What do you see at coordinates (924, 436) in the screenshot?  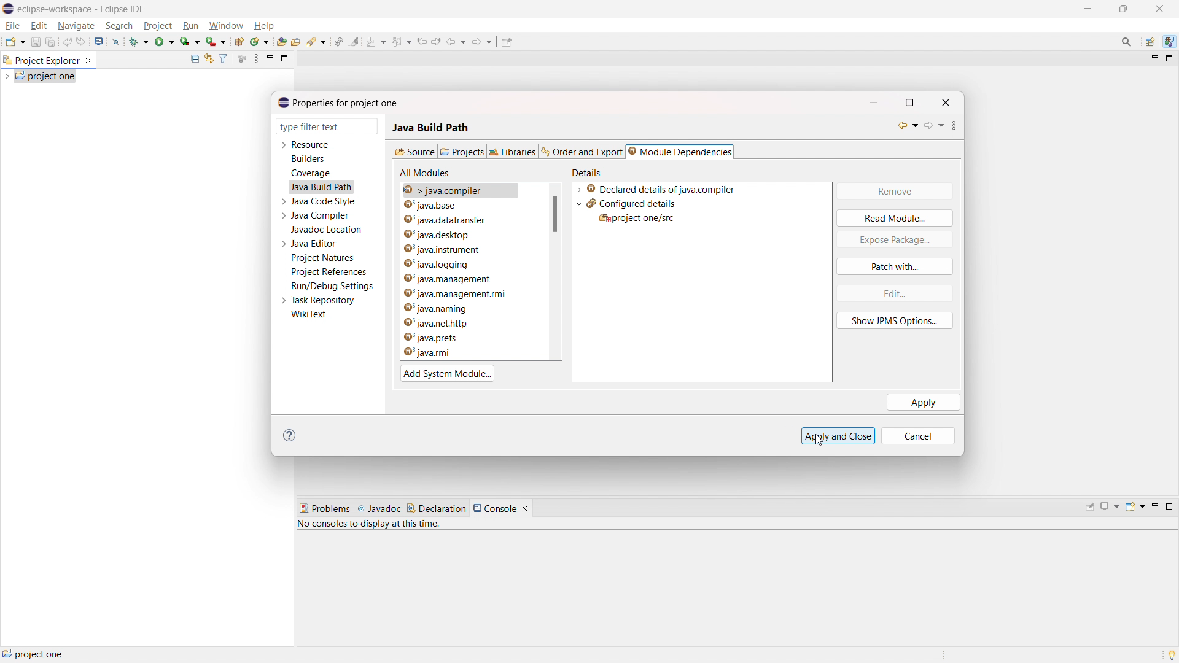 I see `cancel` at bounding box center [924, 436].